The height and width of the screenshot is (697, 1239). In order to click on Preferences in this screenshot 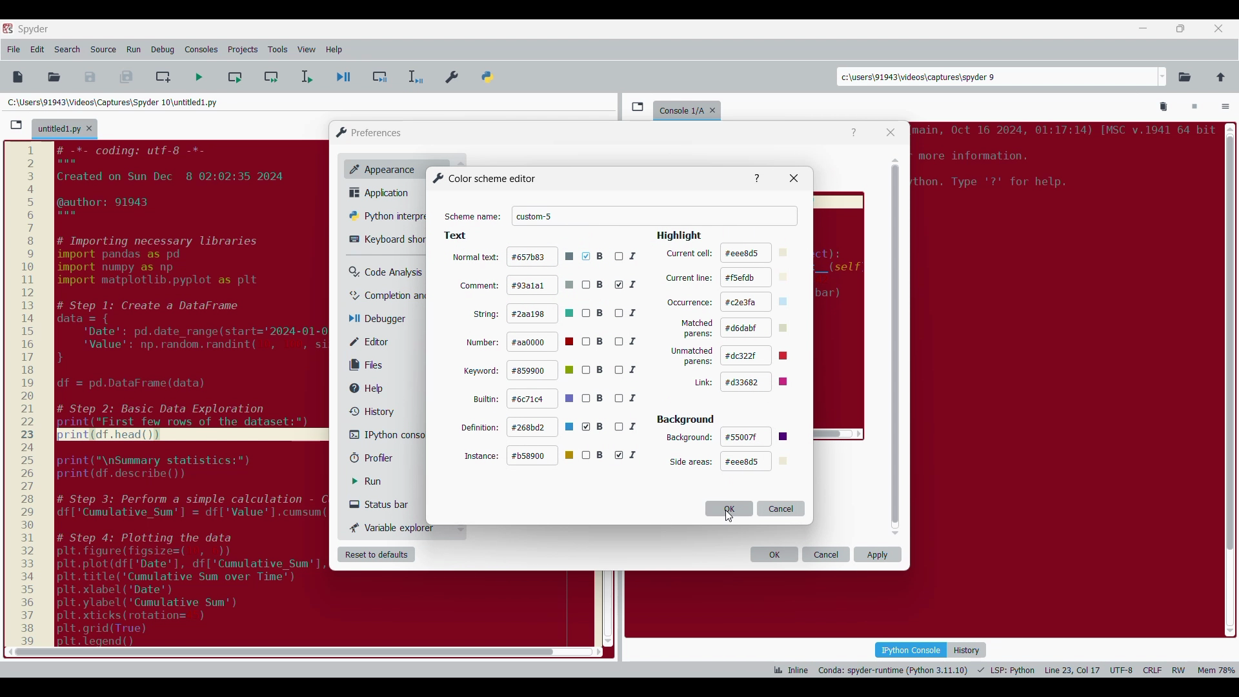, I will do `click(453, 74)`.